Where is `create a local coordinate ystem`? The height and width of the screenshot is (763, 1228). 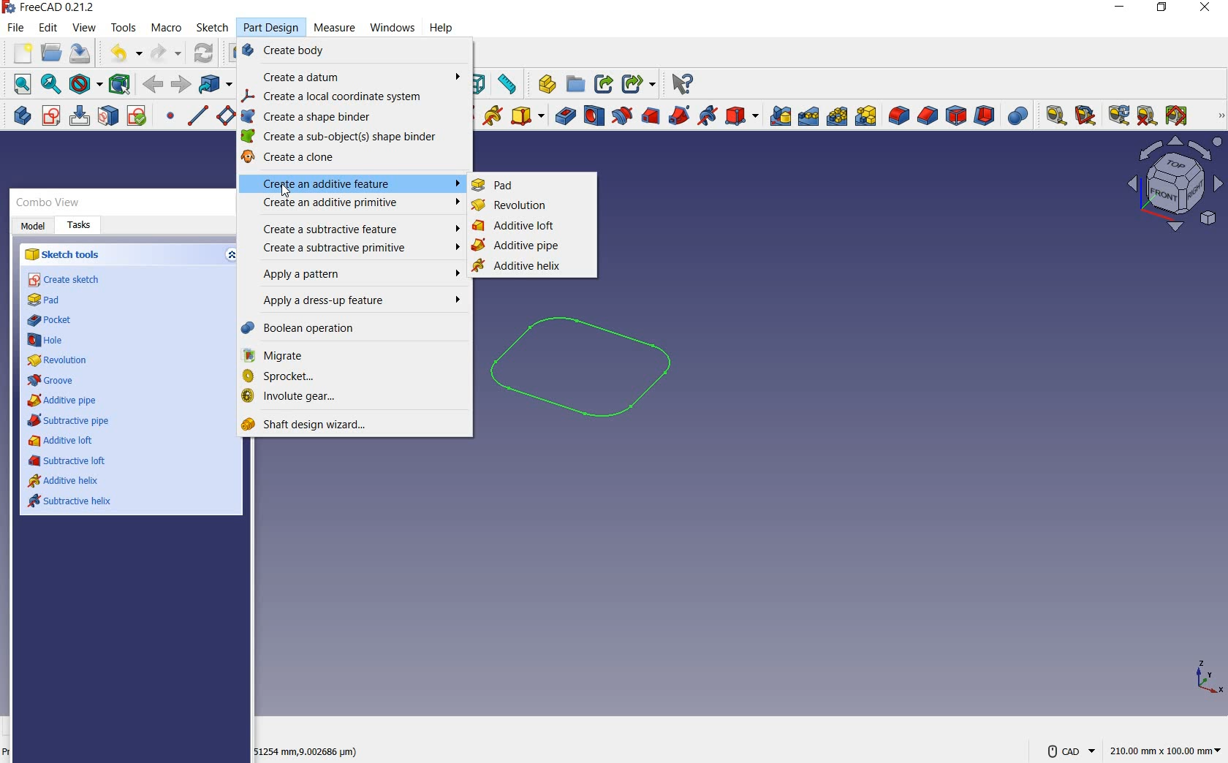
create a local coordinate ystem is located at coordinates (354, 97).